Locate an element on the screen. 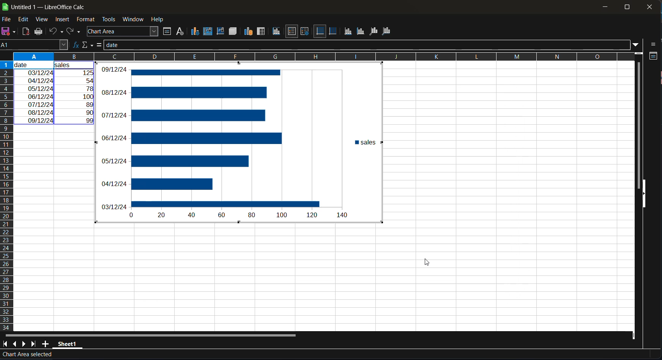 The height and width of the screenshot is (360, 662). data tables is located at coordinates (262, 32).